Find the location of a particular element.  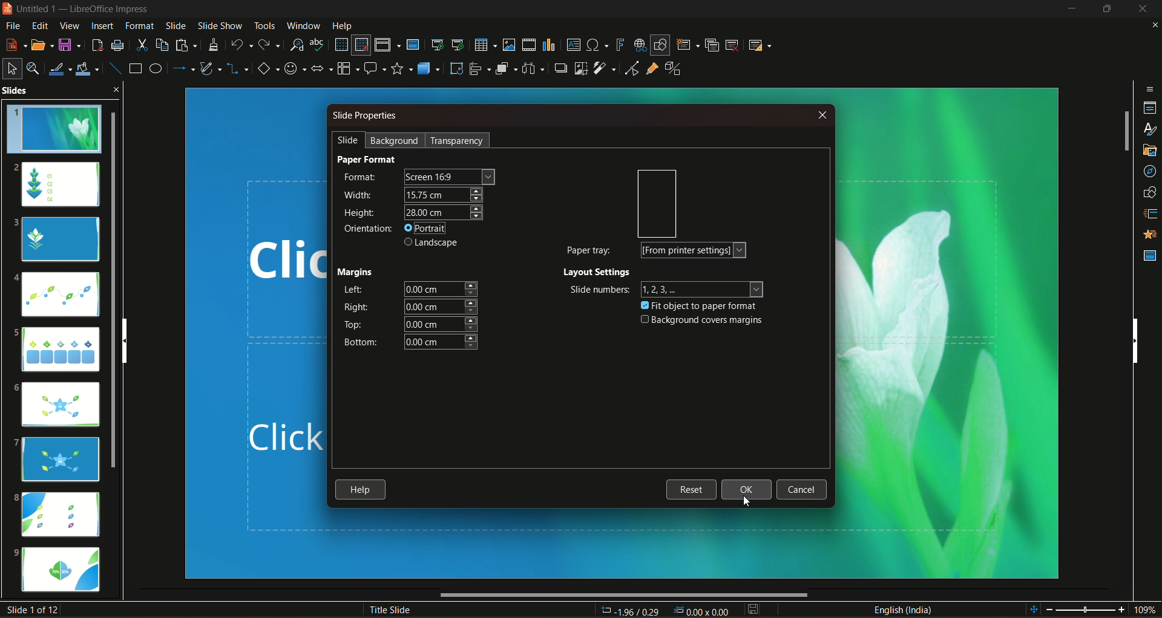

snap to grid is located at coordinates (361, 46).